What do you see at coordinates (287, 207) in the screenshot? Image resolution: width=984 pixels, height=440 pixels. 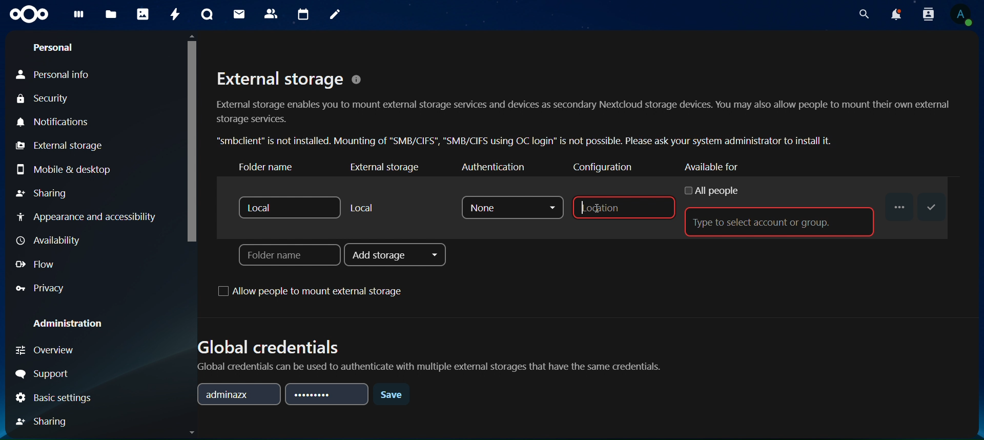 I see `local` at bounding box center [287, 207].